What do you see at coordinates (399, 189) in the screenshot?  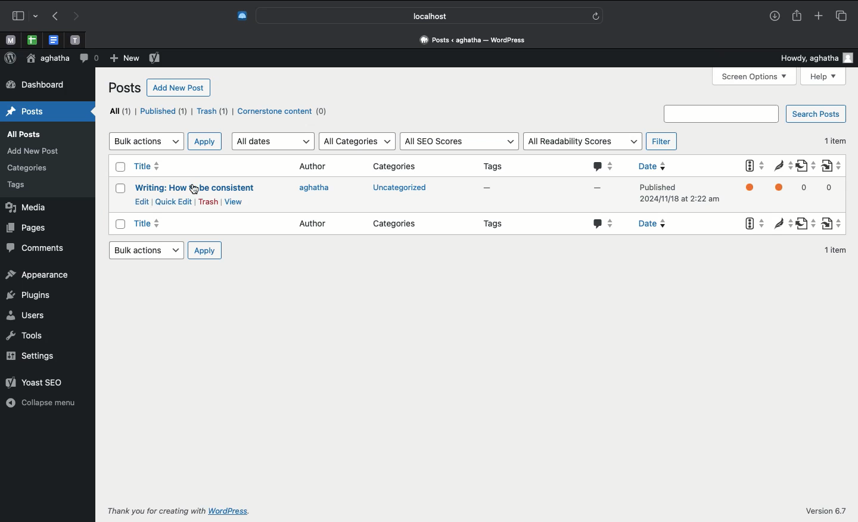 I see `uncategorized` at bounding box center [399, 189].